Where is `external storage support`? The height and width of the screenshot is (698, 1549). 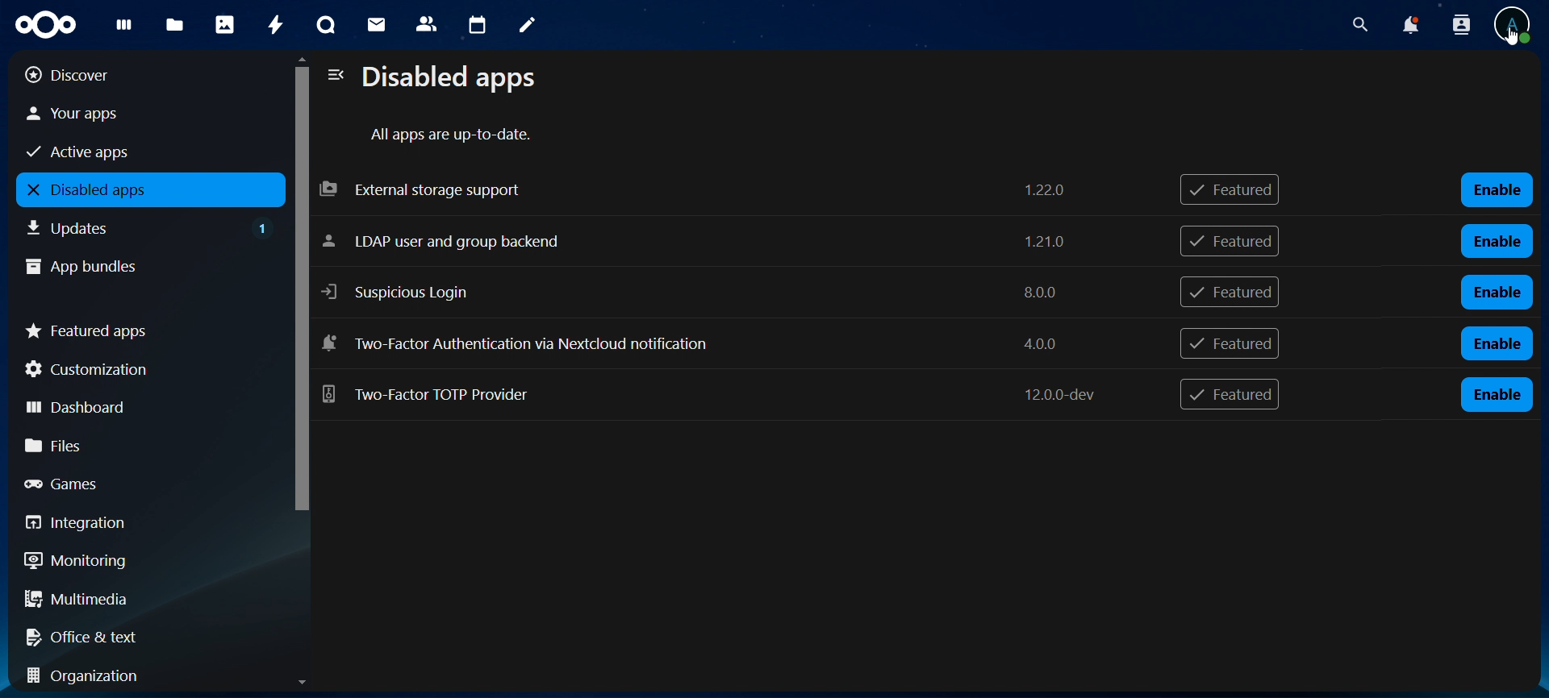
external storage support is located at coordinates (696, 189).